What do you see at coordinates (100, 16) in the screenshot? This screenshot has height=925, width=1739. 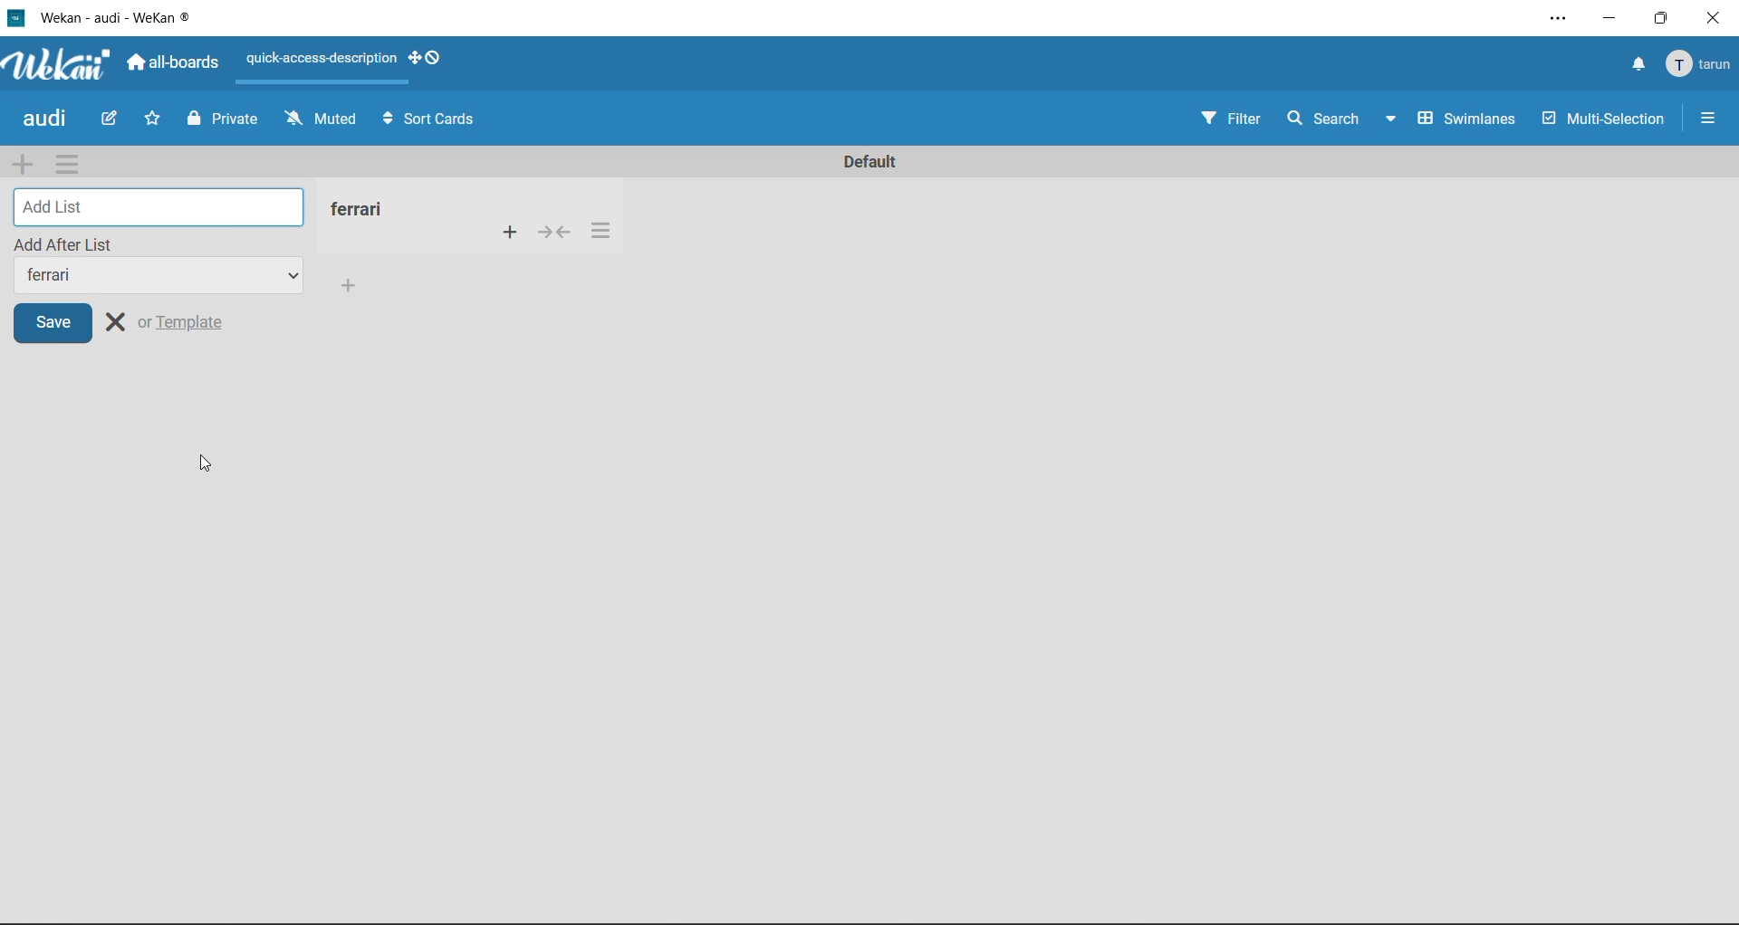 I see `Wekan - audi - WeKan` at bounding box center [100, 16].